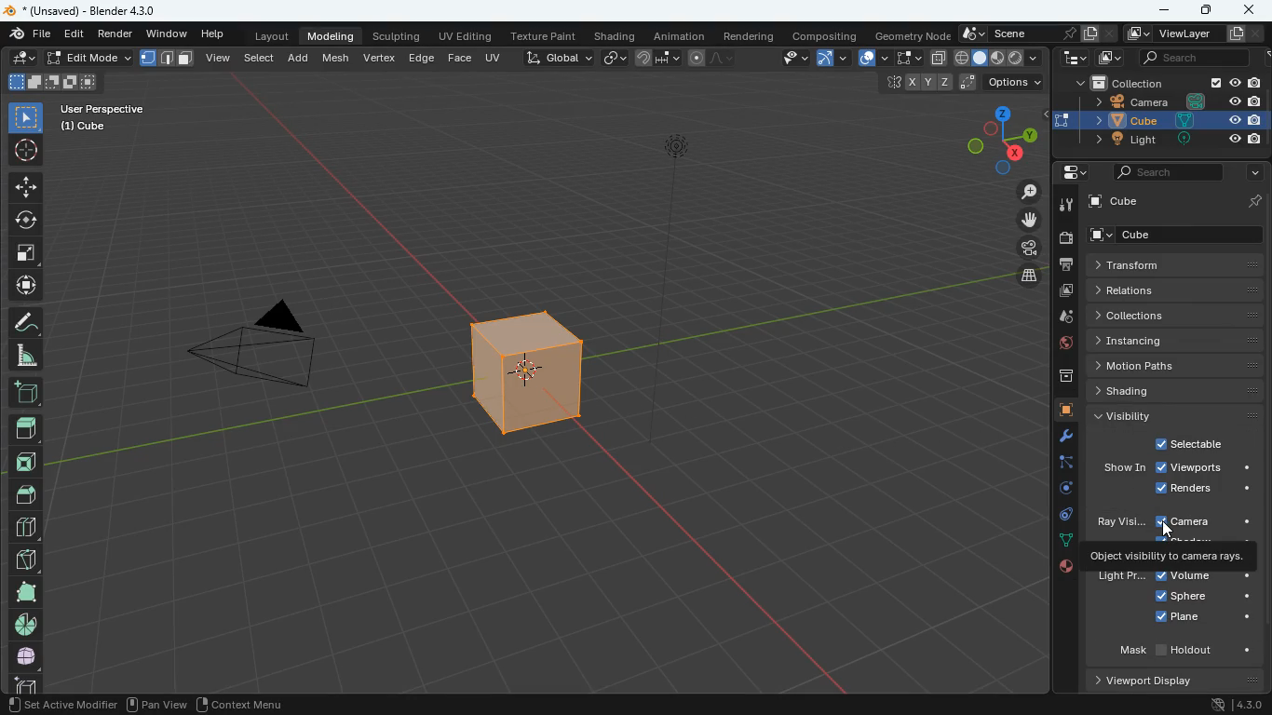 The height and width of the screenshot is (715, 1272). What do you see at coordinates (657, 59) in the screenshot?
I see `join` at bounding box center [657, 59].